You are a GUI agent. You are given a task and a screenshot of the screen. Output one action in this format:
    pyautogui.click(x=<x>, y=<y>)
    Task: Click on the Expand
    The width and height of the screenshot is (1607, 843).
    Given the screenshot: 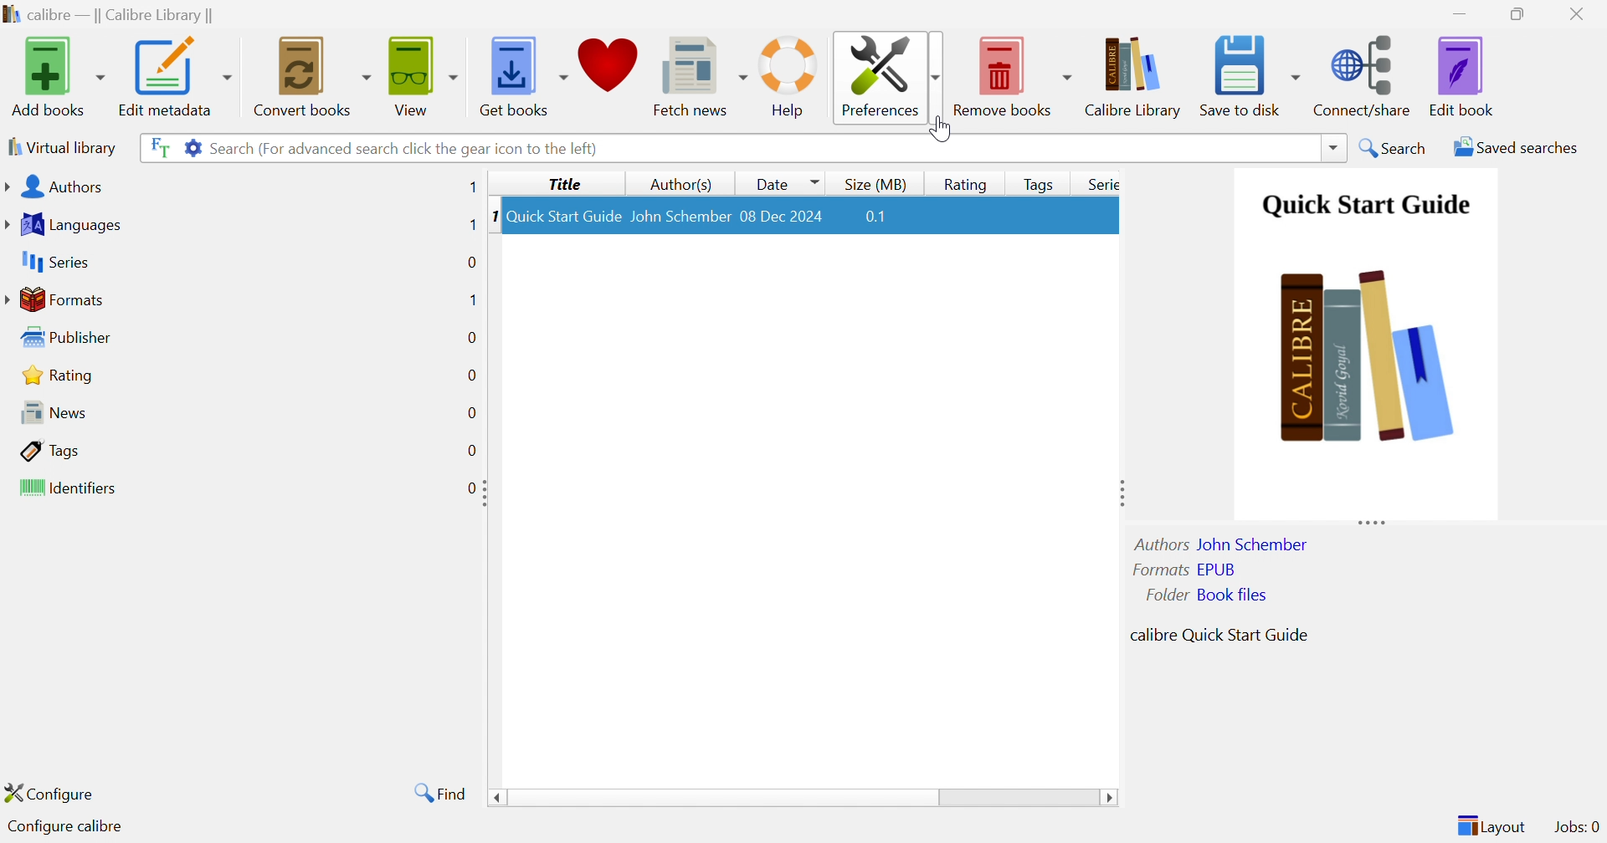 What is the action you would take?
    pyautogui.click(x=488, y=493)
    